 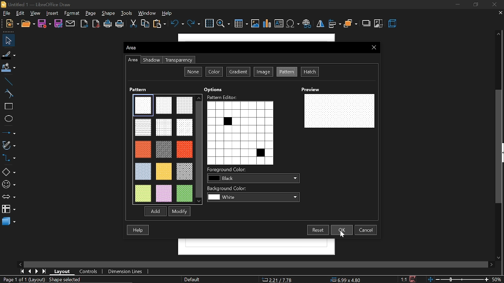 I want to click on move down, so click(x=500, y=257).